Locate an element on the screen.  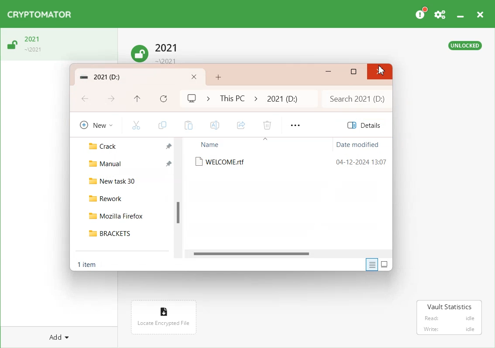
Rename is located at coordinates (215, 125).